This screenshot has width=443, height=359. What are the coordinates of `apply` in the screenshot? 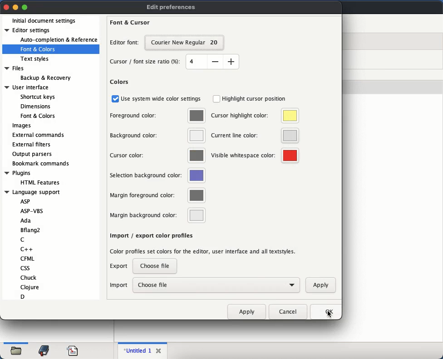 It's located at (247, 311).